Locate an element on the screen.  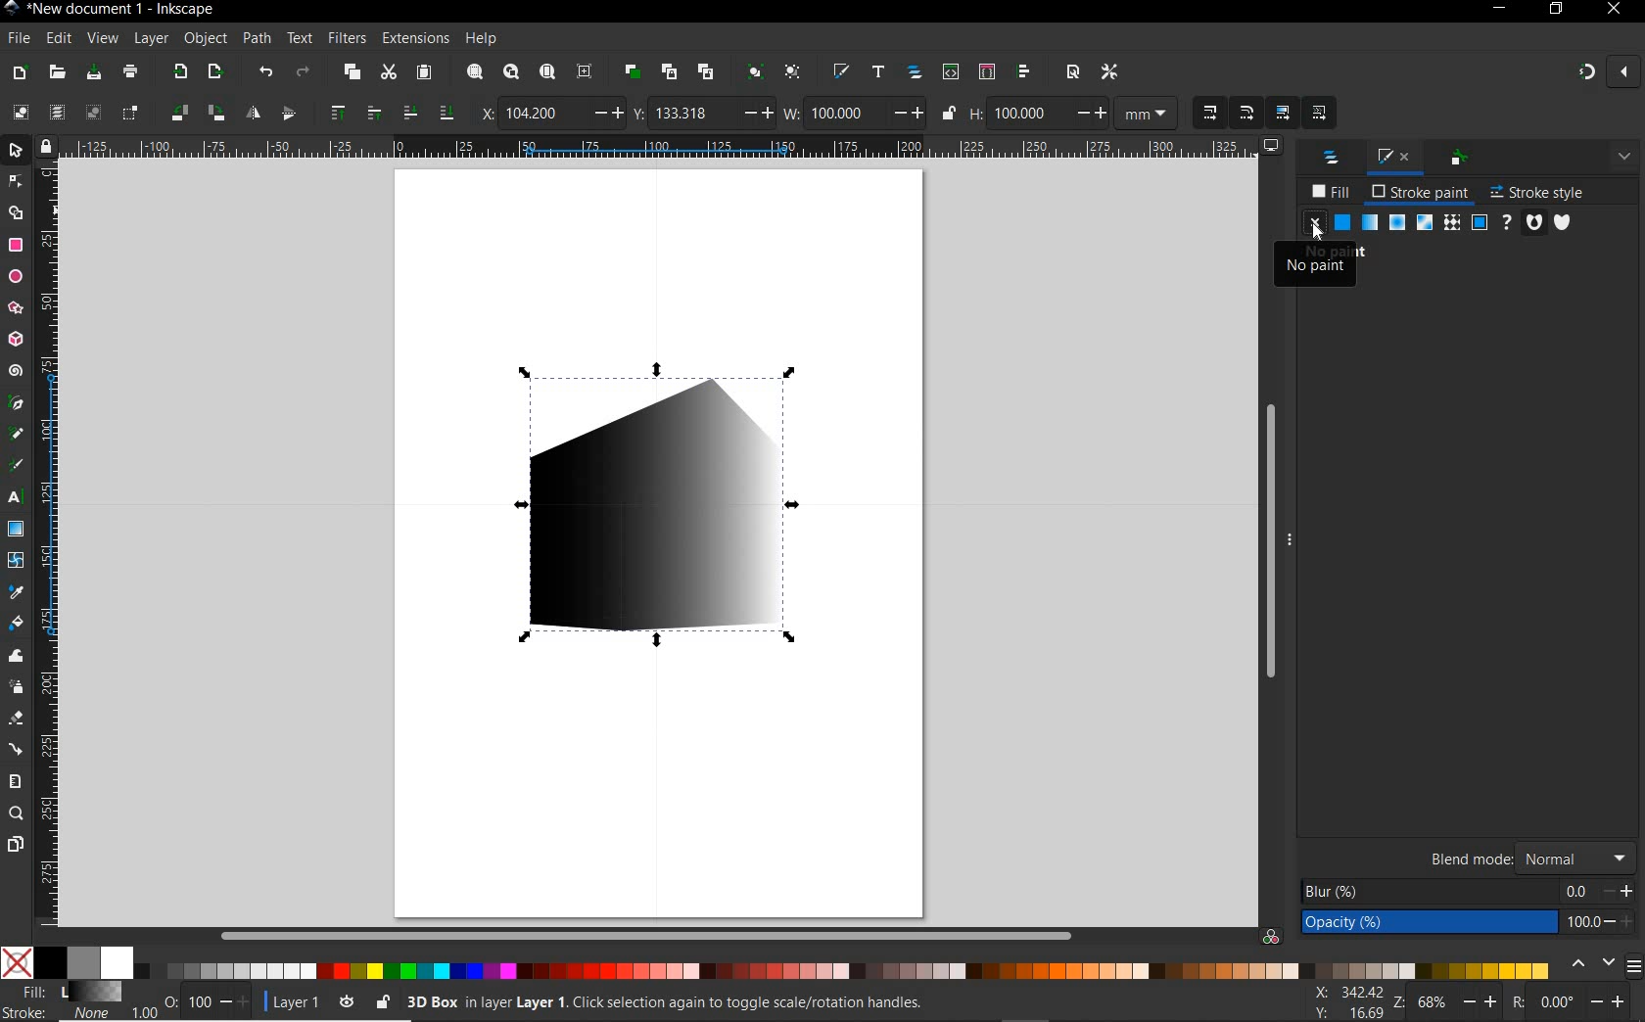
3D BOX TOOL is located at coordinates (15, 338).